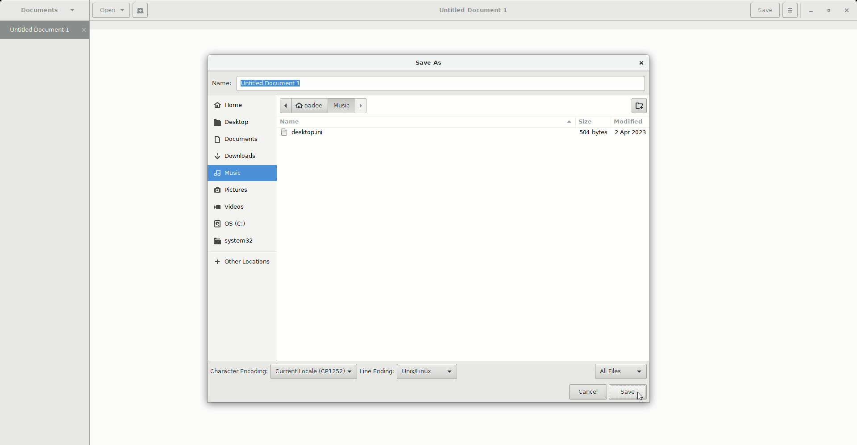 The height and width of the screenshot is (445, 857). I want to click on All files, so click(619, 371).